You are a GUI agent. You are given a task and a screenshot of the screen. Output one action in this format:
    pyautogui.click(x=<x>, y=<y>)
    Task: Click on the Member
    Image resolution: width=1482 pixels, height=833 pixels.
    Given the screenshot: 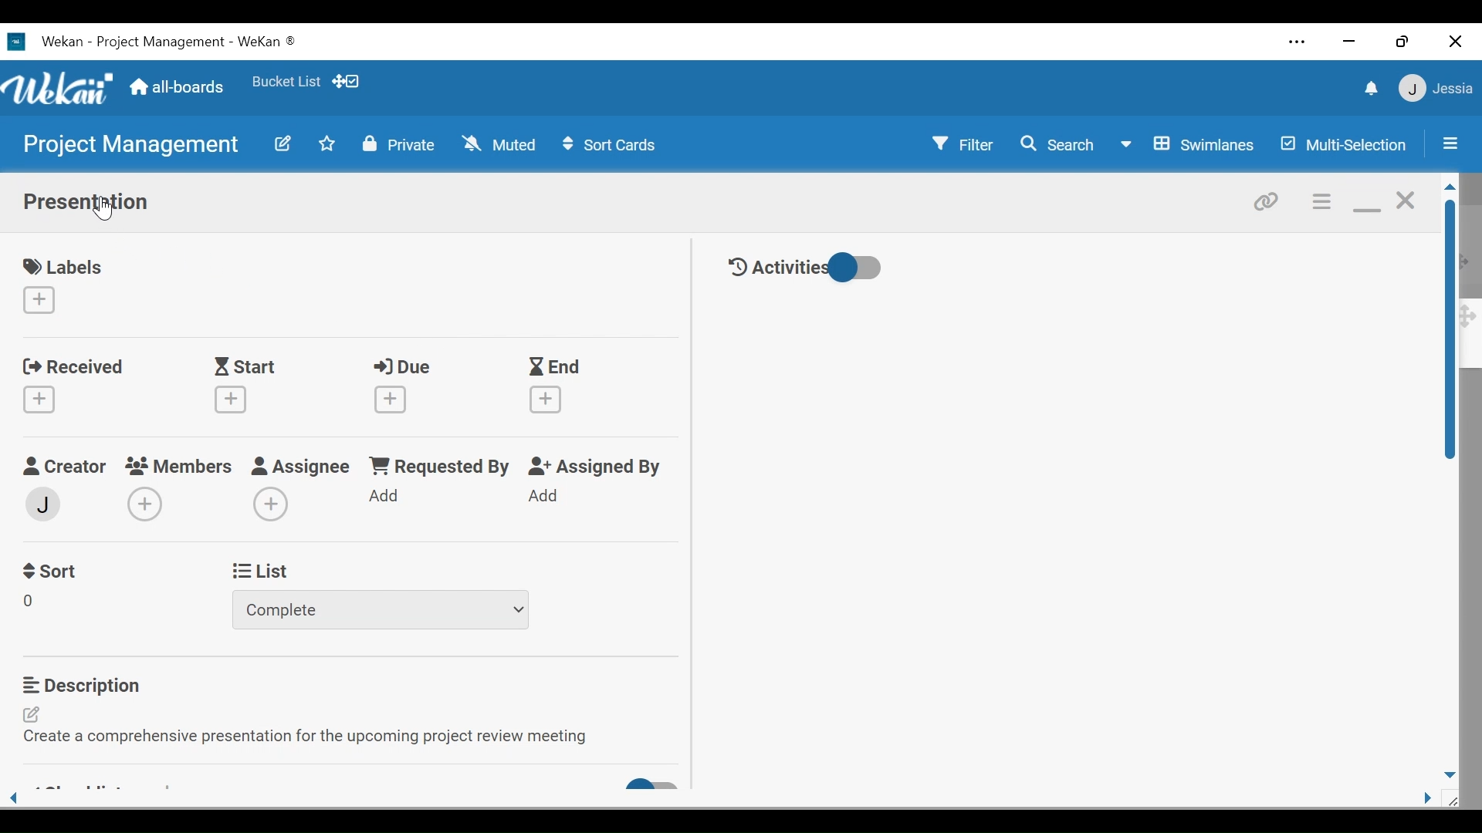 What is the action you would take?
    pyautogui.click(x=43, y=504)
    